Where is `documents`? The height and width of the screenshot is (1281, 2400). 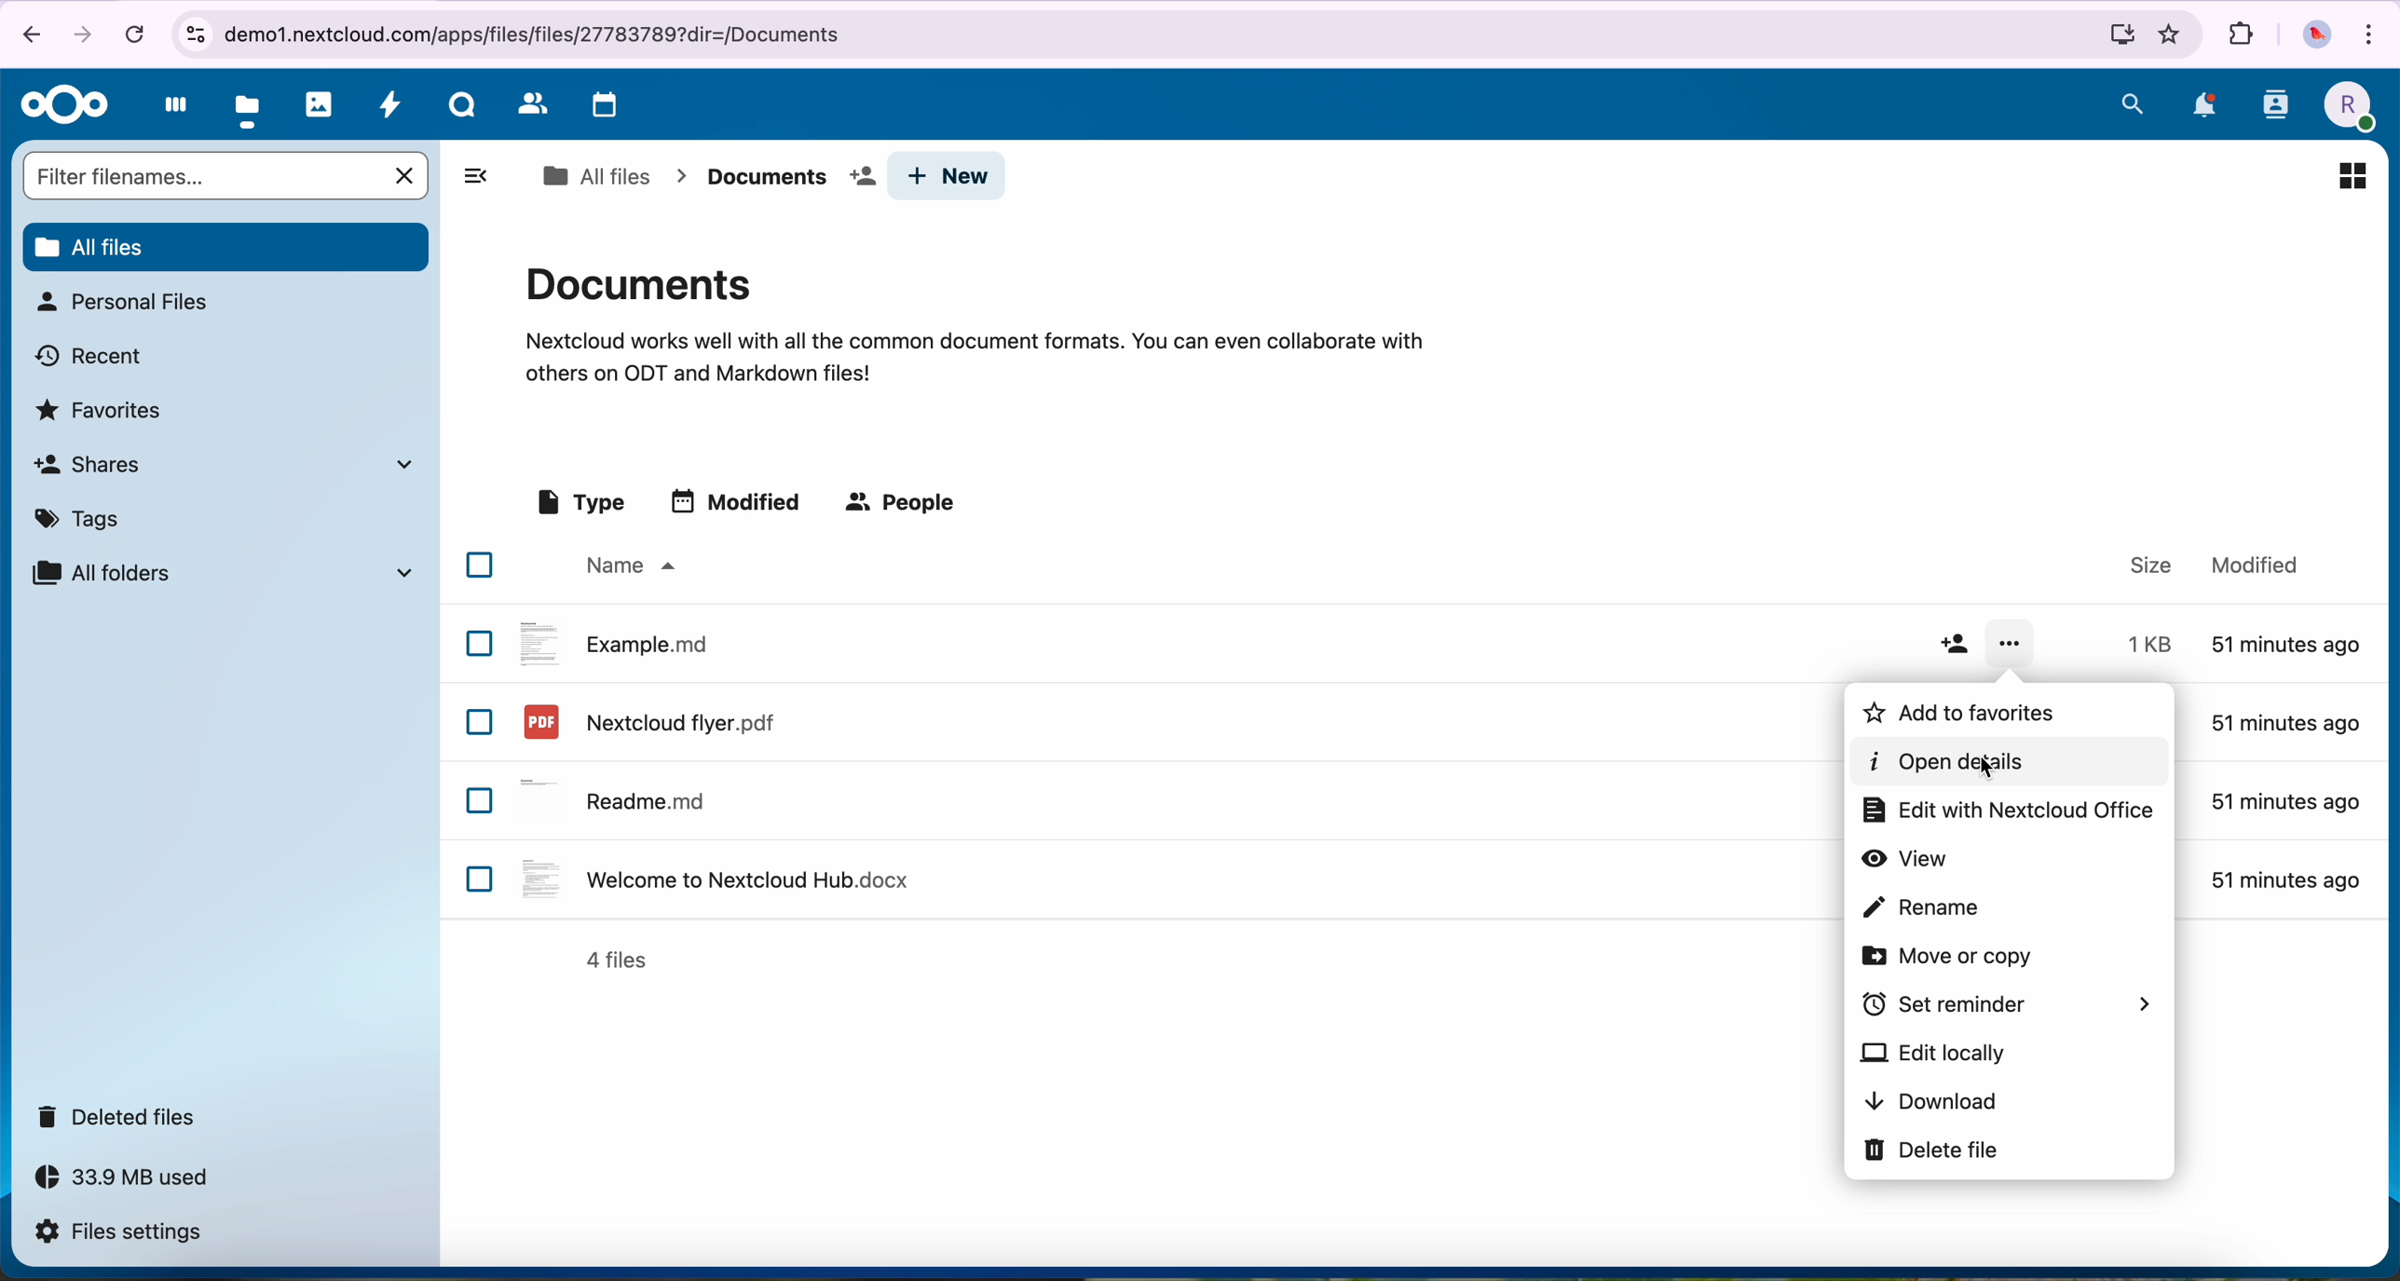 documents is located at coordinates (975, 321).